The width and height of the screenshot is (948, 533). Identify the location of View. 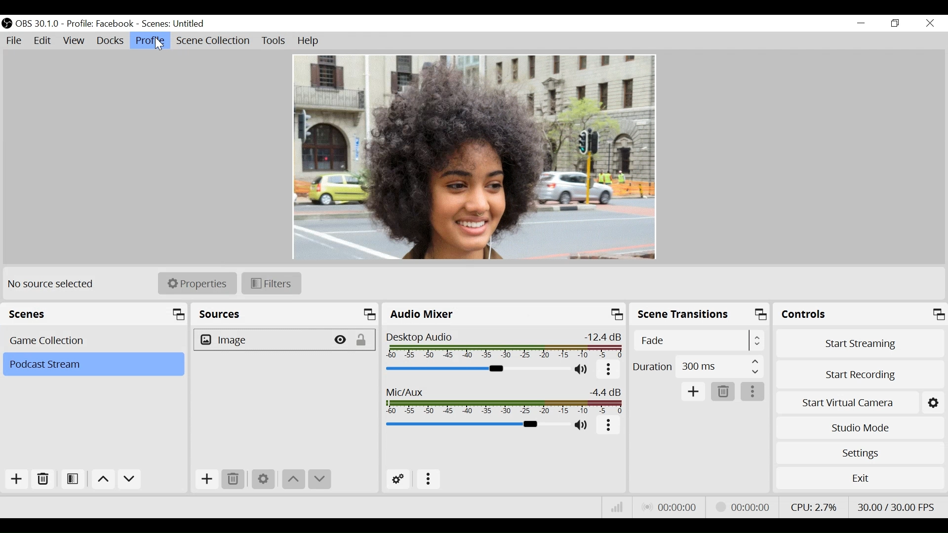
(76, 41).